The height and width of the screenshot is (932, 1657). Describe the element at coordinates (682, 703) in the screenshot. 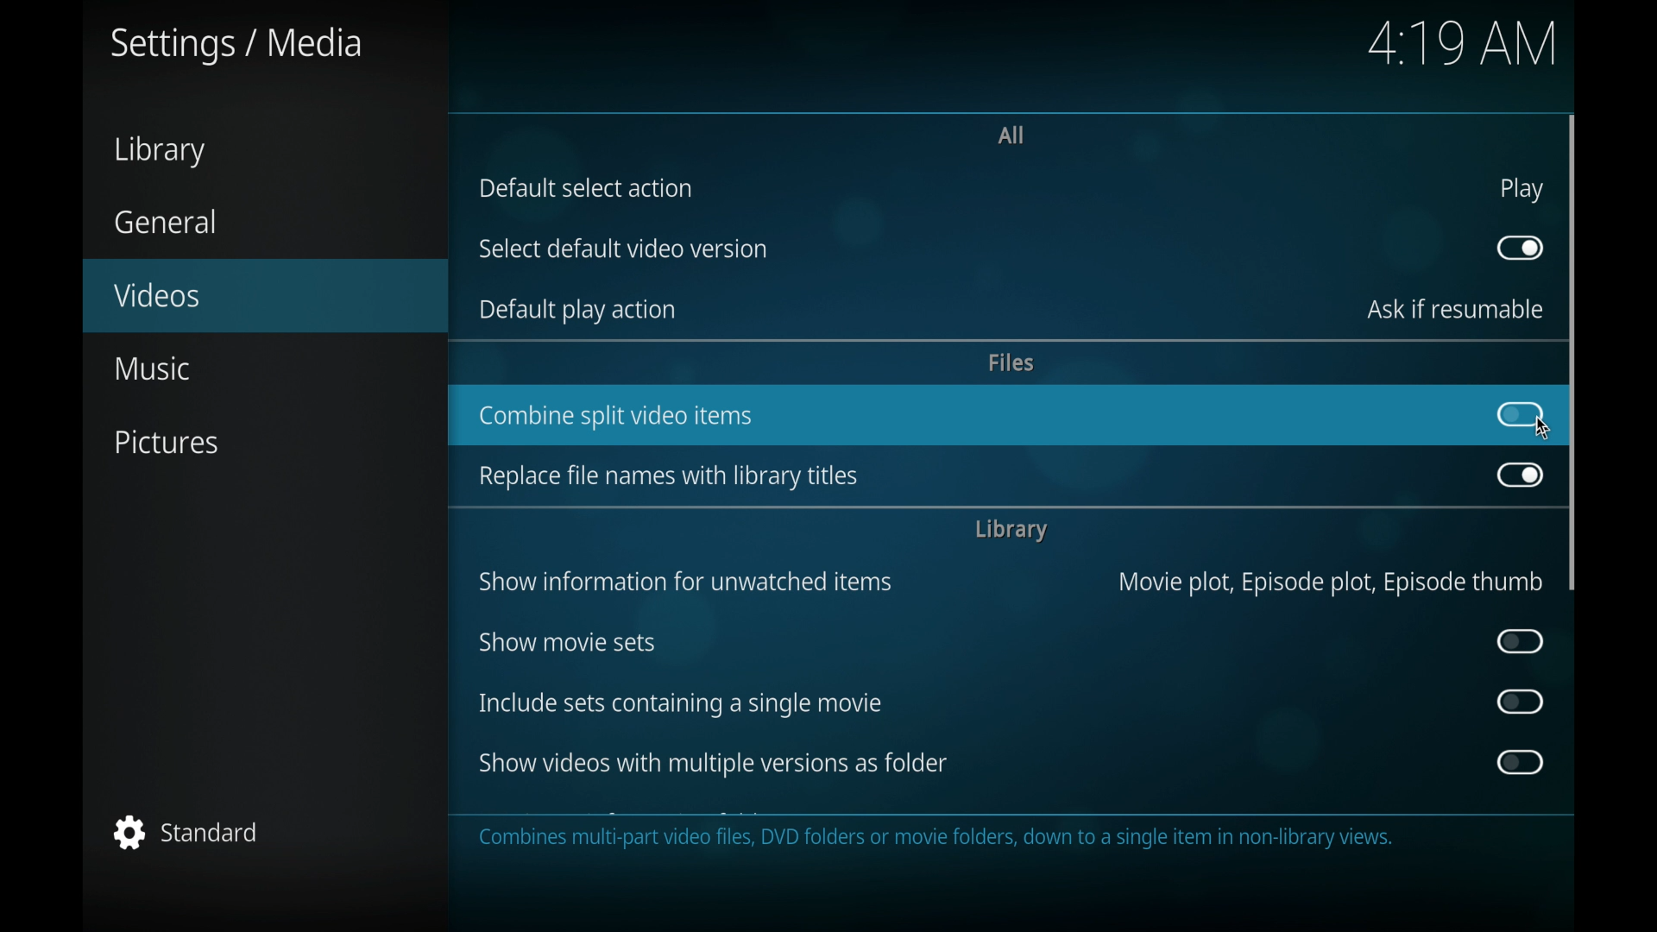

I see `include sets` at that location.